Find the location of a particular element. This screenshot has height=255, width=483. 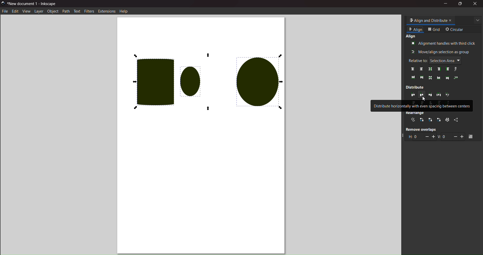

align left is located at coordinates (421, 69).